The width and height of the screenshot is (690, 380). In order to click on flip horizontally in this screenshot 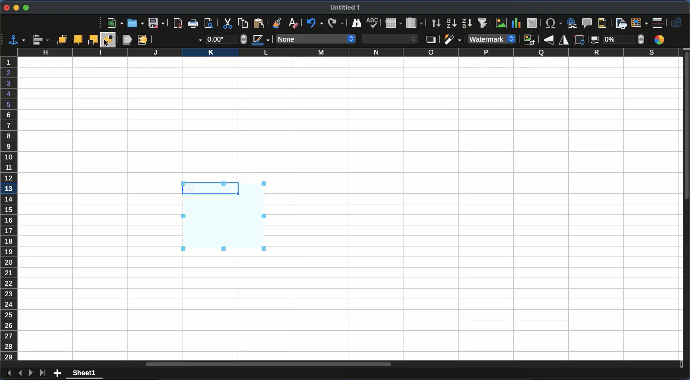, I will do `click(563, 41)`.